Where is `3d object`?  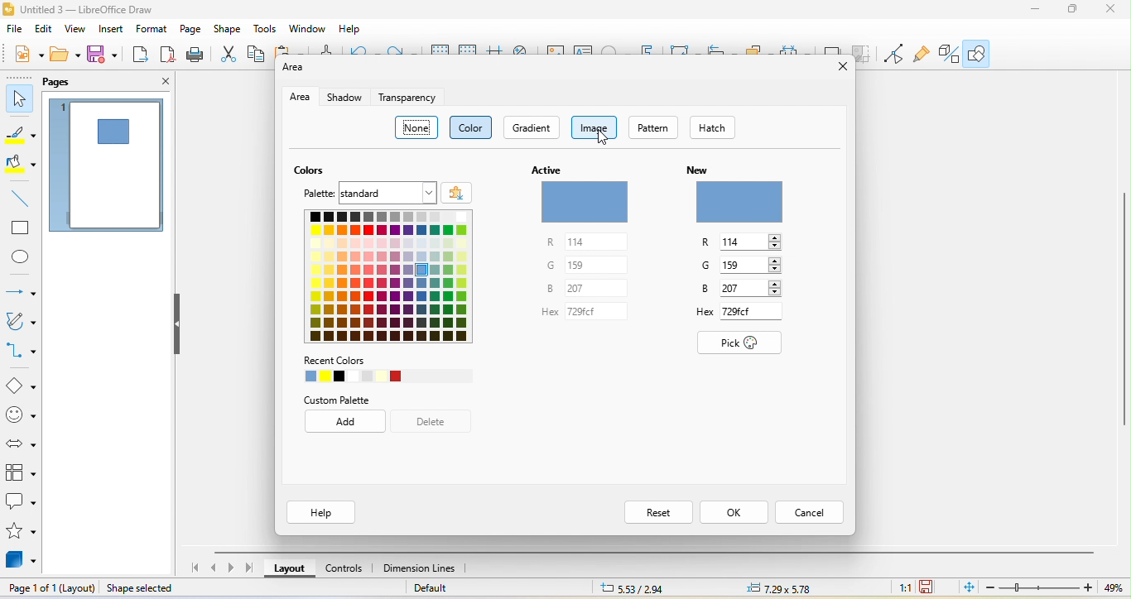
3d object is located at coordinates (22, 561).